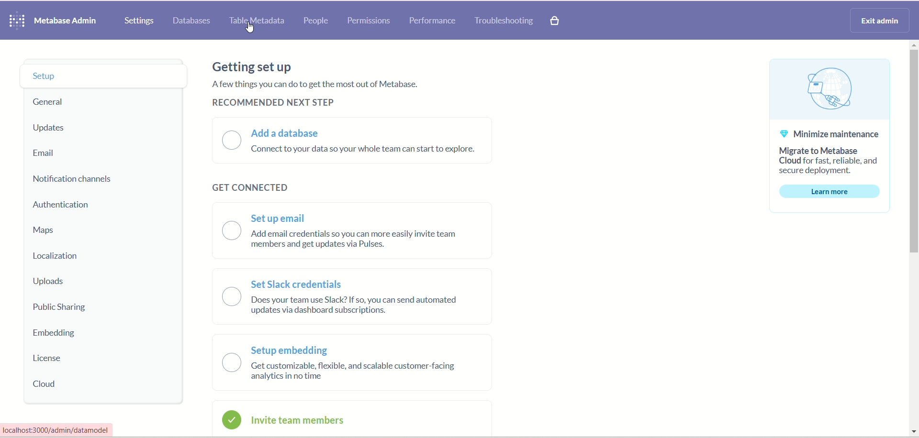 Image resolution: width=919 pixels, height=438 pixels. What do you see at coordinates (106, 77) in the screenshot?
I see `setup` at bounding box center [106, 77].